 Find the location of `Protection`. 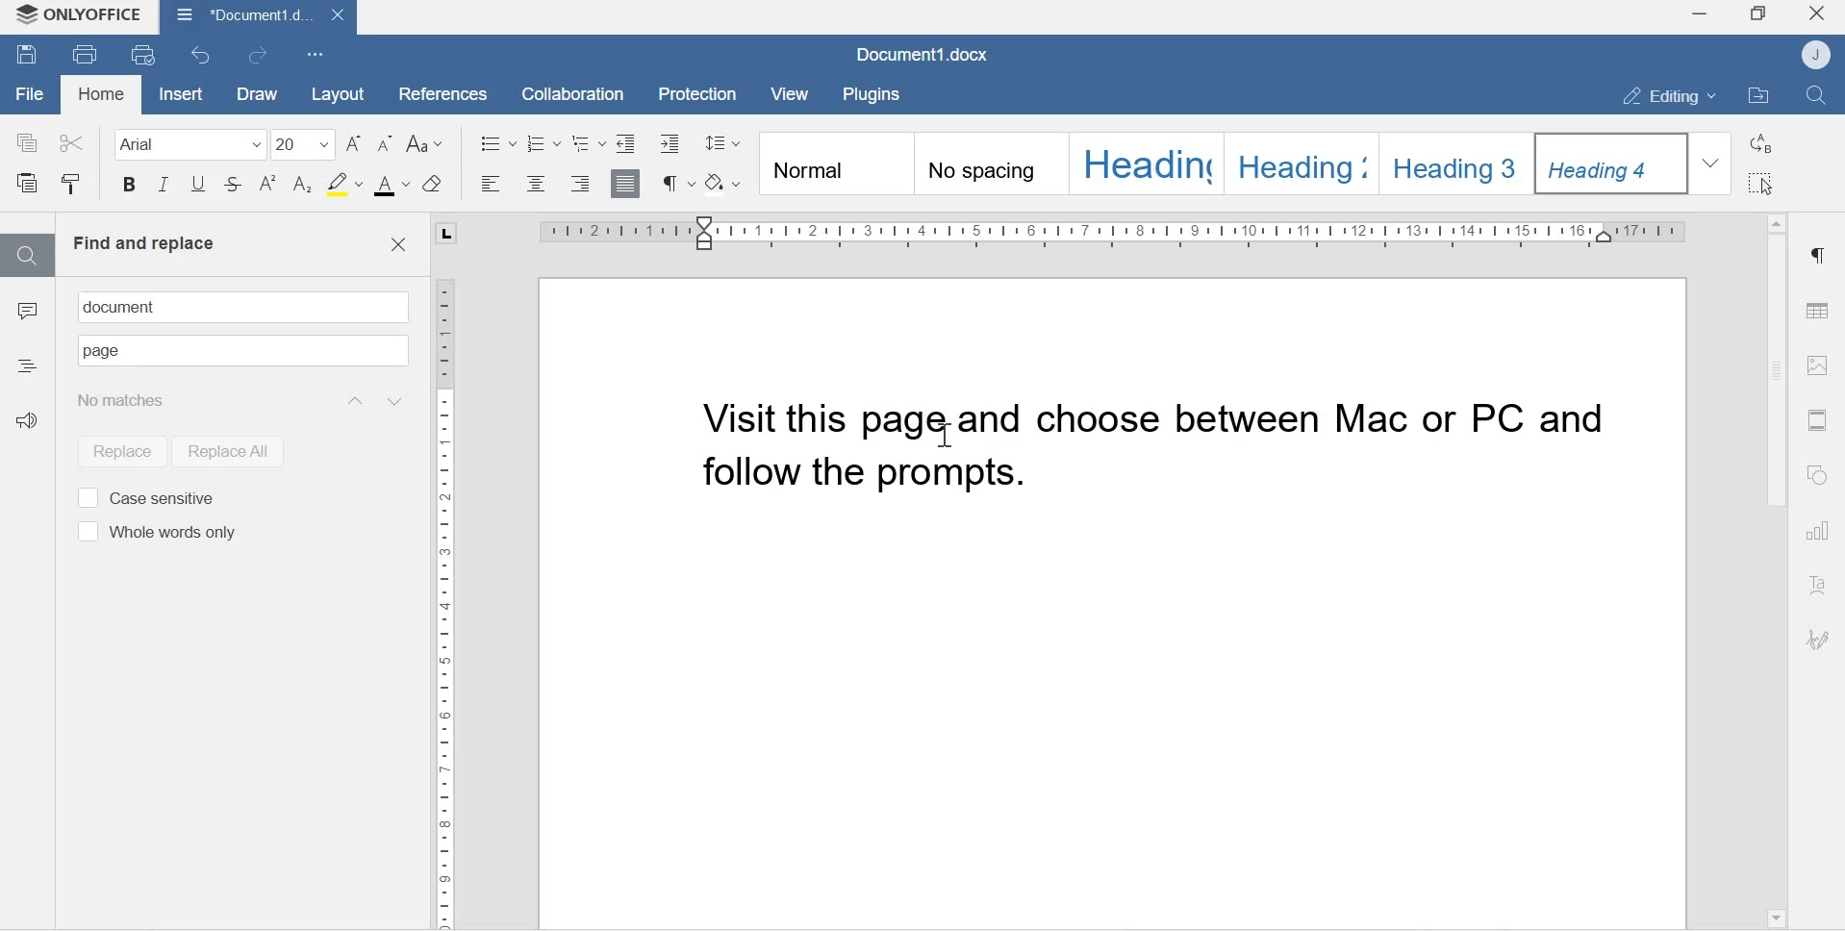

Protection is located at coordinates (699, 92).